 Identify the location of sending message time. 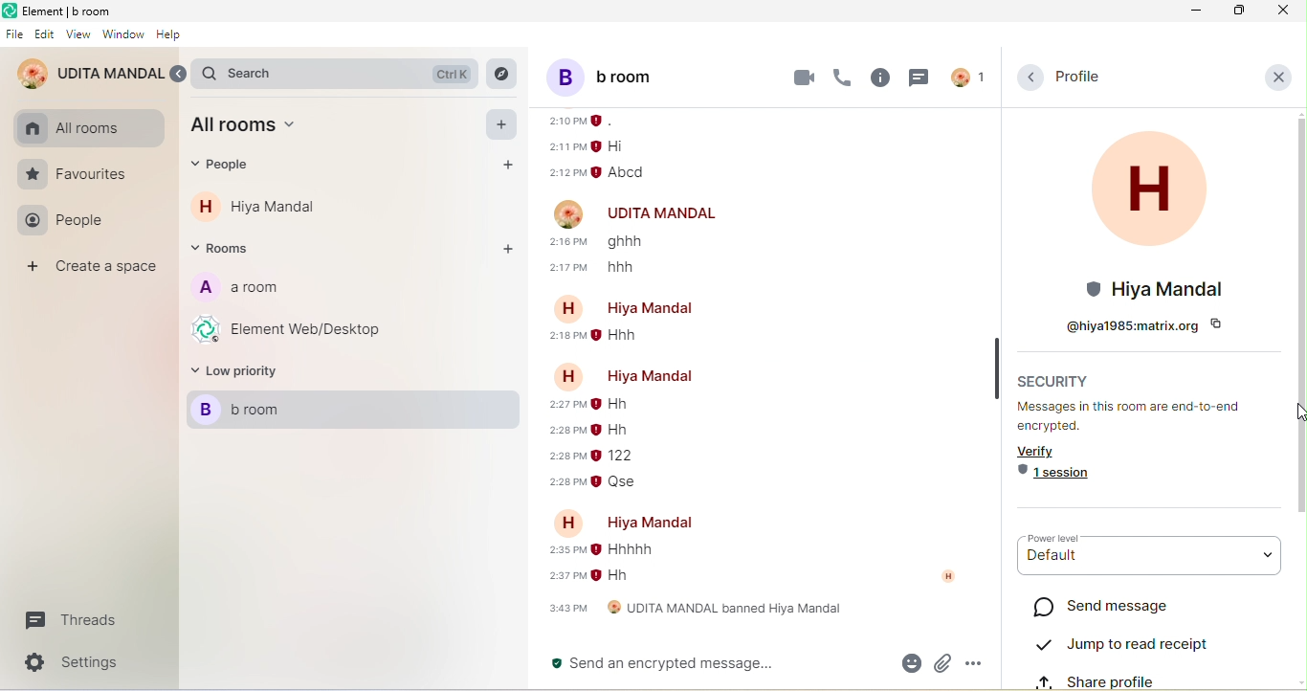
(565, 408).